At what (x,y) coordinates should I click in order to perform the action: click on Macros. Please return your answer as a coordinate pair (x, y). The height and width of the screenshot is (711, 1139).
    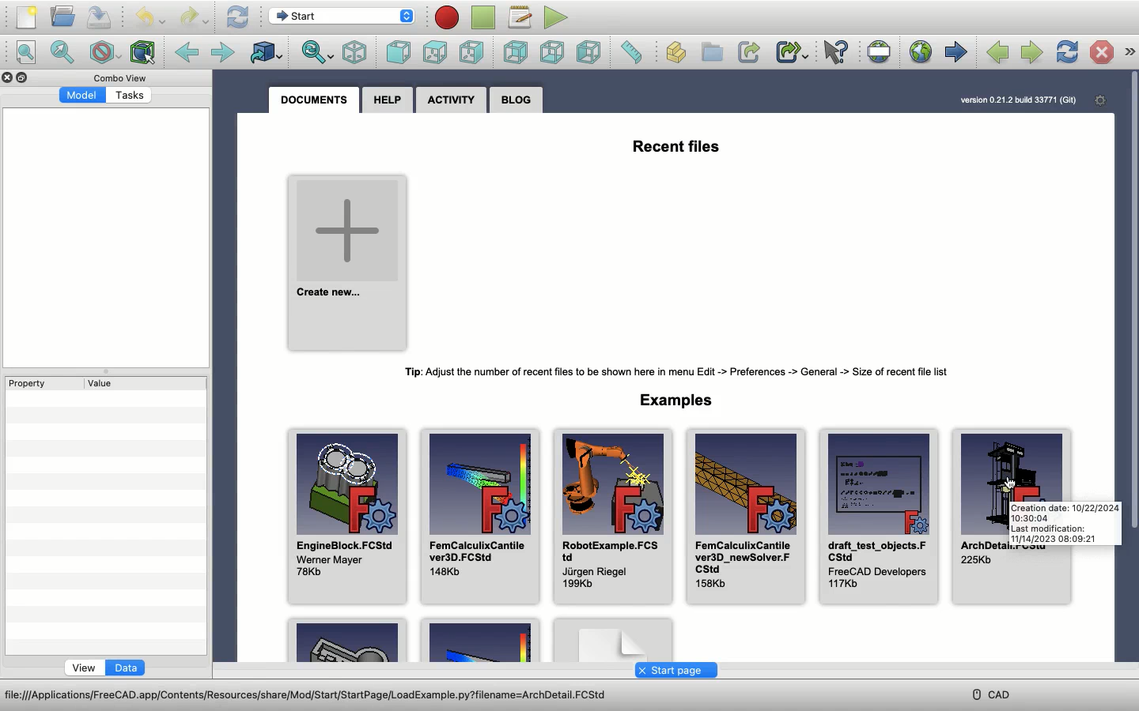
    Looking at the image, I should click on (520, 17).